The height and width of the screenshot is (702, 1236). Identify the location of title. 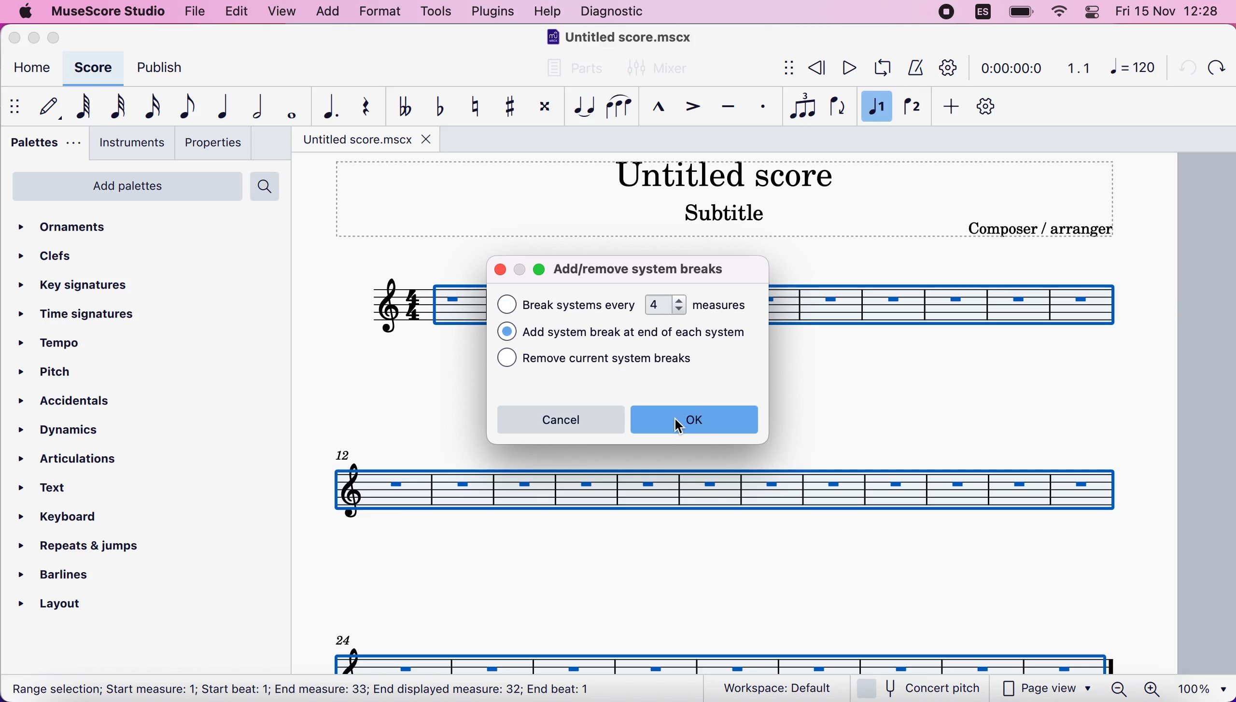
(723, 173).